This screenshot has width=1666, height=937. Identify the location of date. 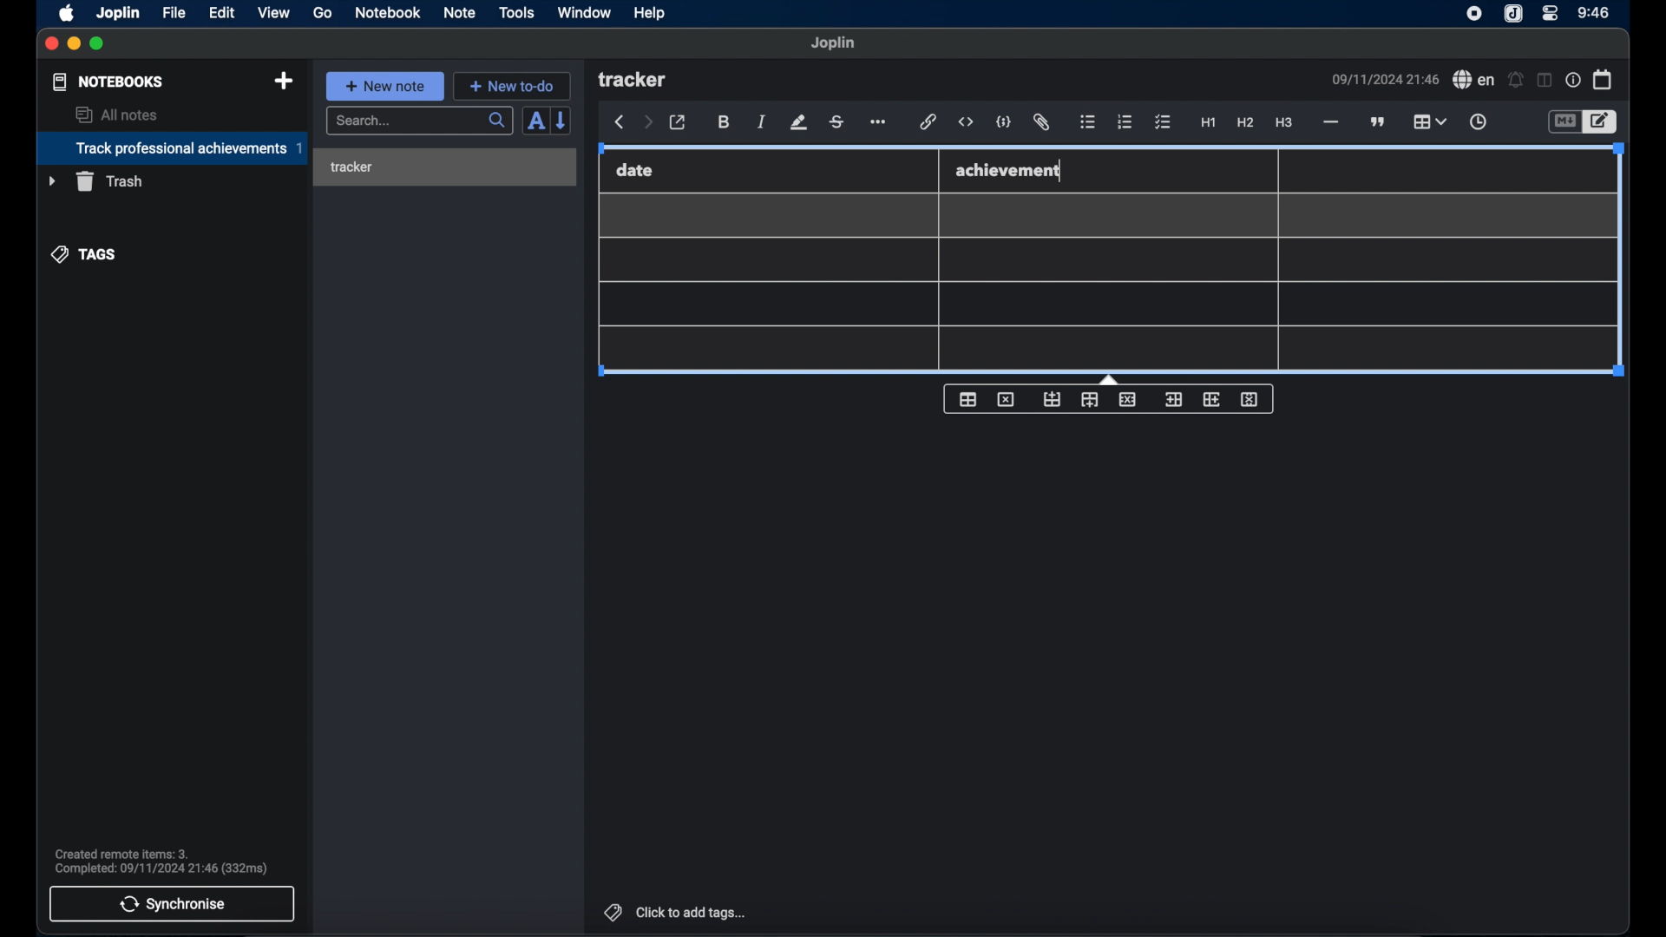
(635, 170).